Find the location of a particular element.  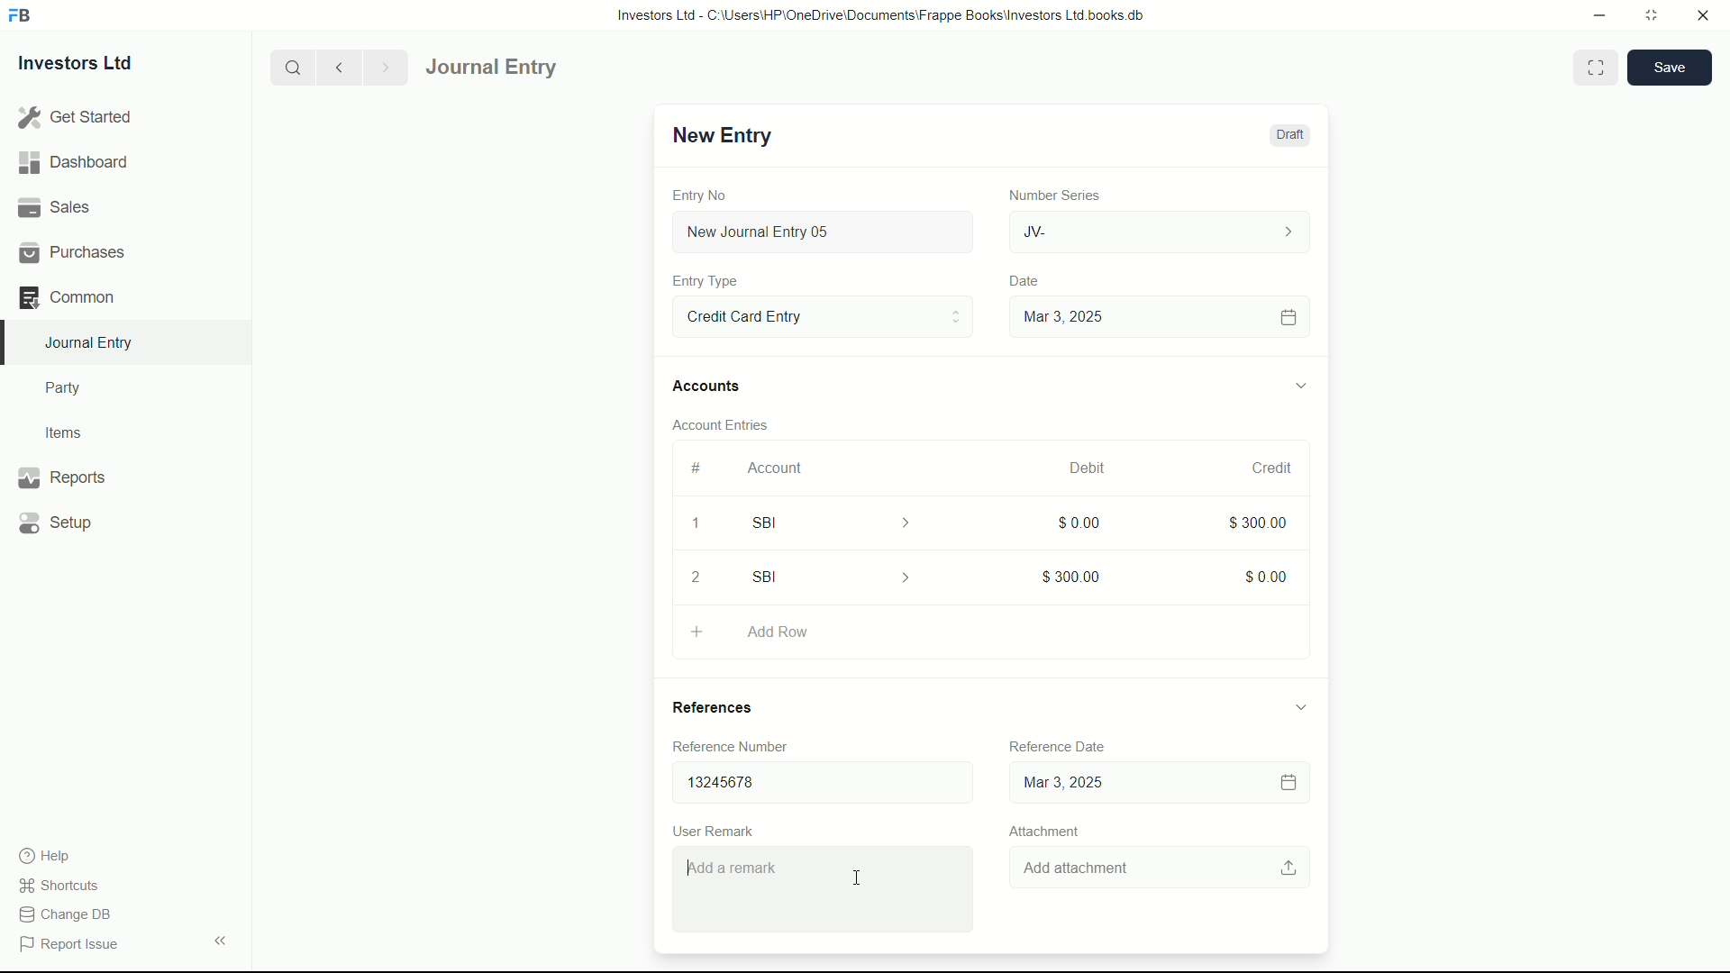

New Entry is located at coordinates (719, 135).